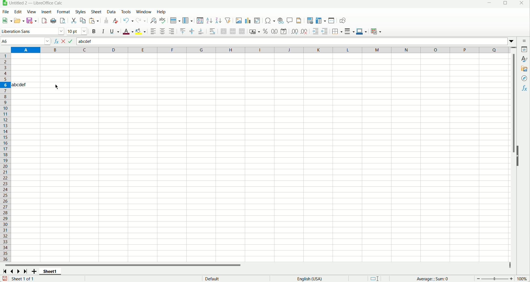 The width and height of the screenshot is (530, 282). I want to click on 100%, so click(522, 279).